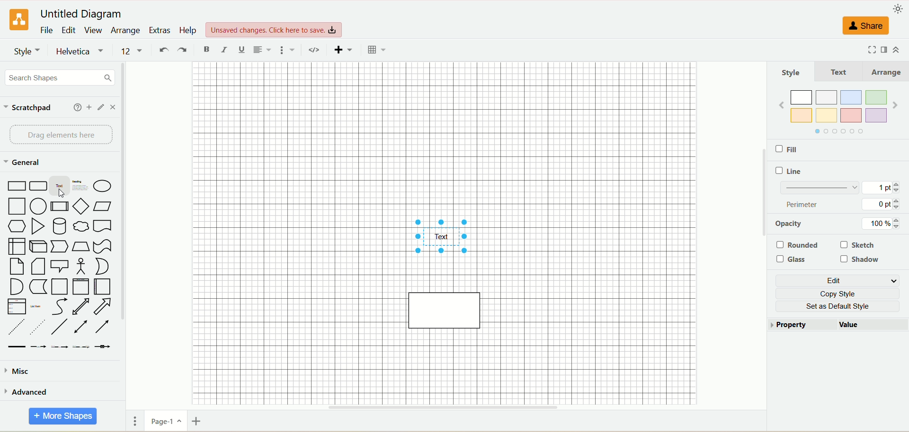 The width and height of the screenshot is (909, 432). I want to click on font family, so click(82, 52).